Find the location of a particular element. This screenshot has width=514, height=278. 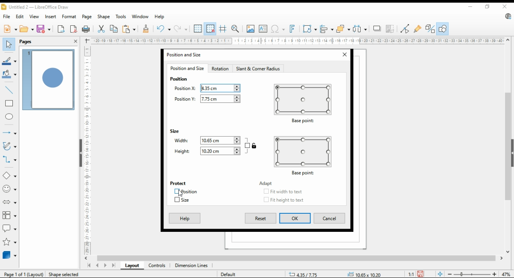

shape is located at coordinates (104, 17).